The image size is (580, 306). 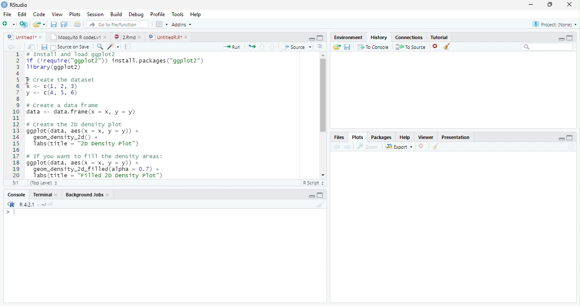 I want to click on clear, so click(x=447, y=47).